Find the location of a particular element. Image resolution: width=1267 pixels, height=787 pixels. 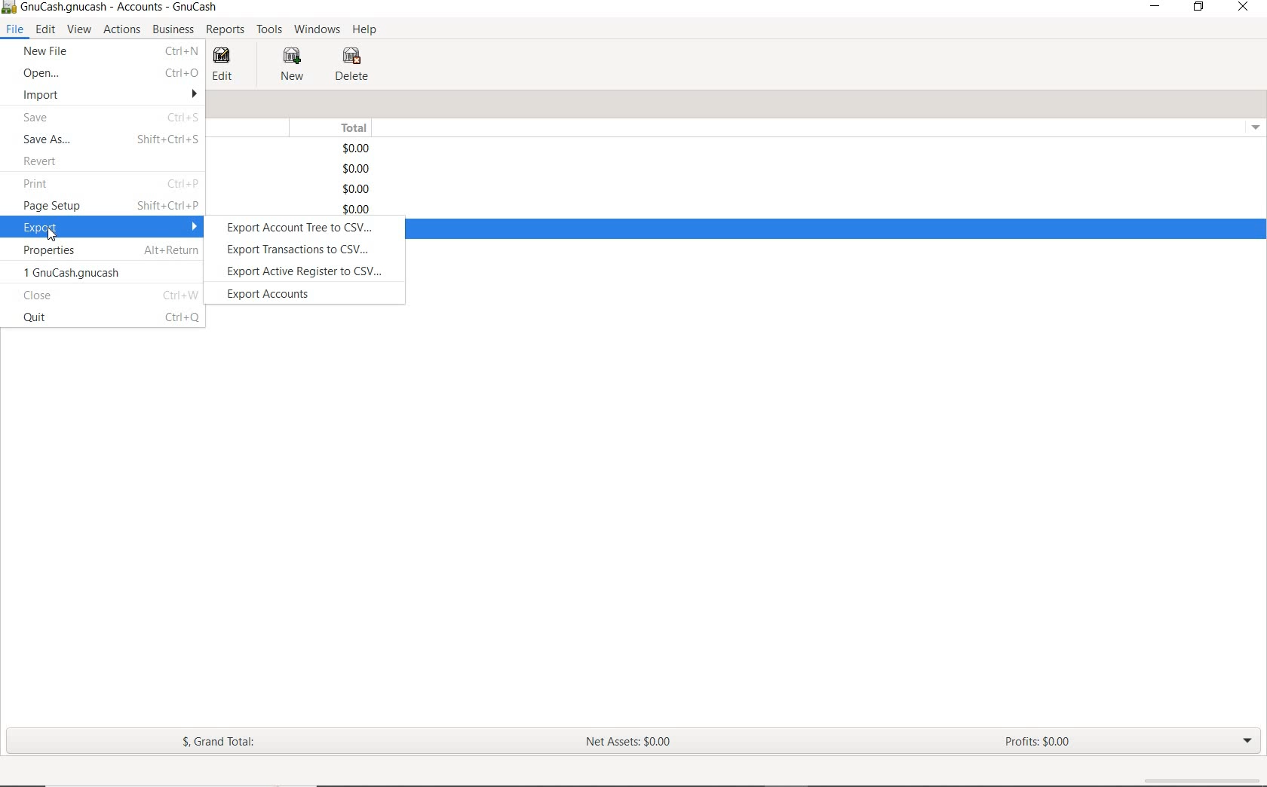

NET ASSETS is located at coordinates (632, 744).